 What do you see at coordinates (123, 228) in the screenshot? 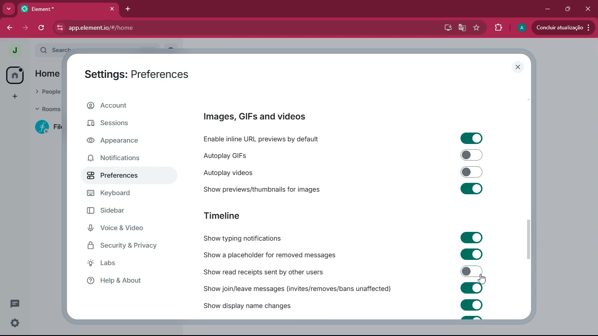
I see `voice & video` at bounding box center [123, 228].